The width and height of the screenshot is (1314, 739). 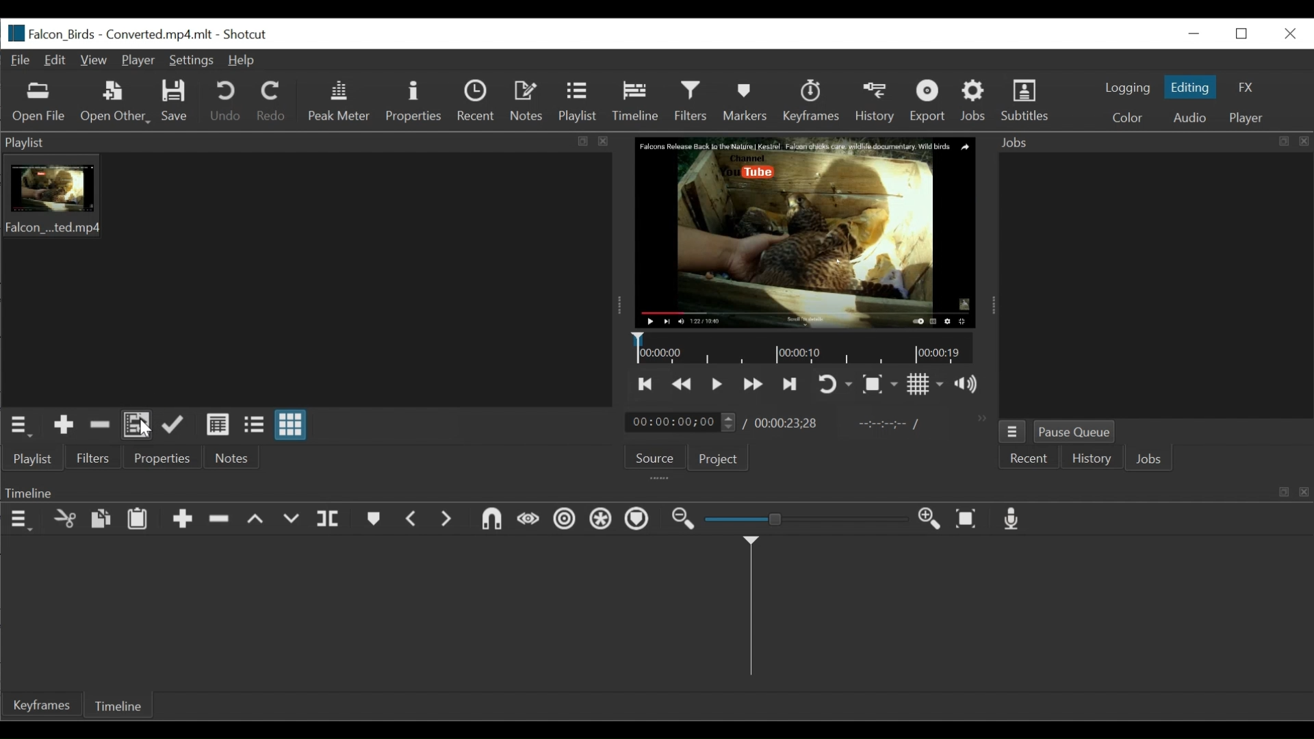 What do you see at coordinates (224, 101) in the screenshot?
I see `Undo` at bounding box center [224, 101].